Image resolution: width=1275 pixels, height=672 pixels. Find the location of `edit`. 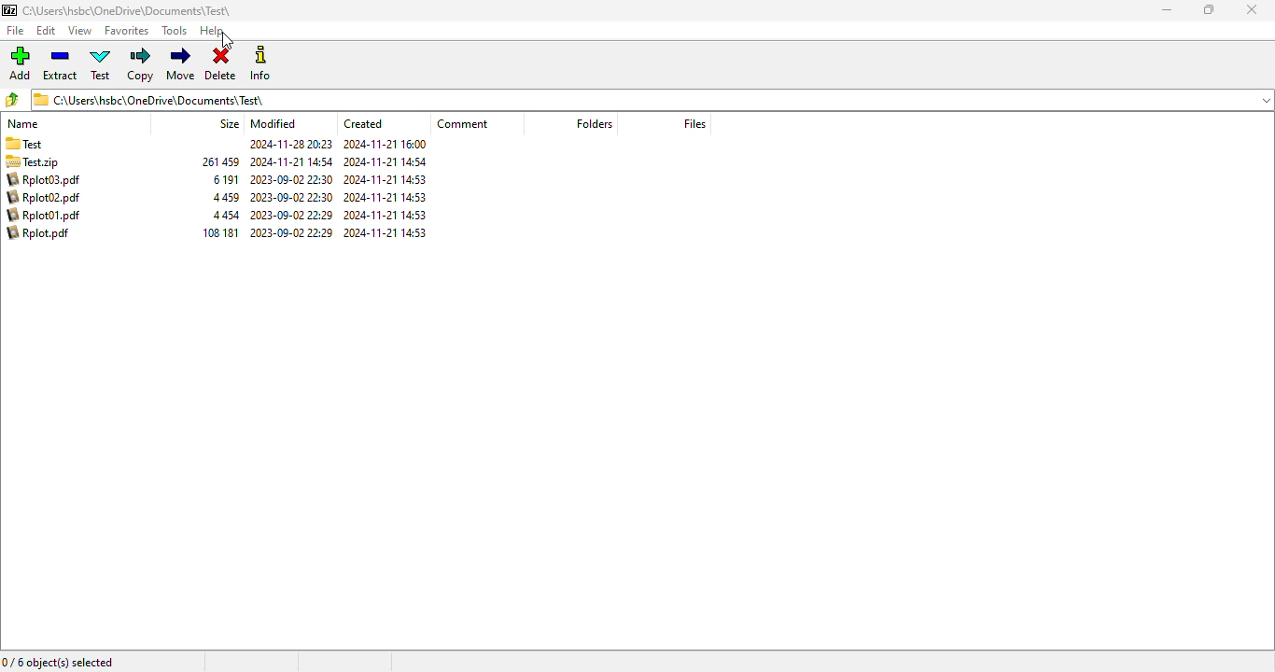

edit is located at coordinates (46, 31).